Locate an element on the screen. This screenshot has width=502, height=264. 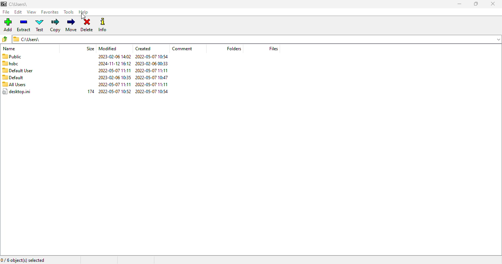
browse folders is located at coordinates (5, 39).